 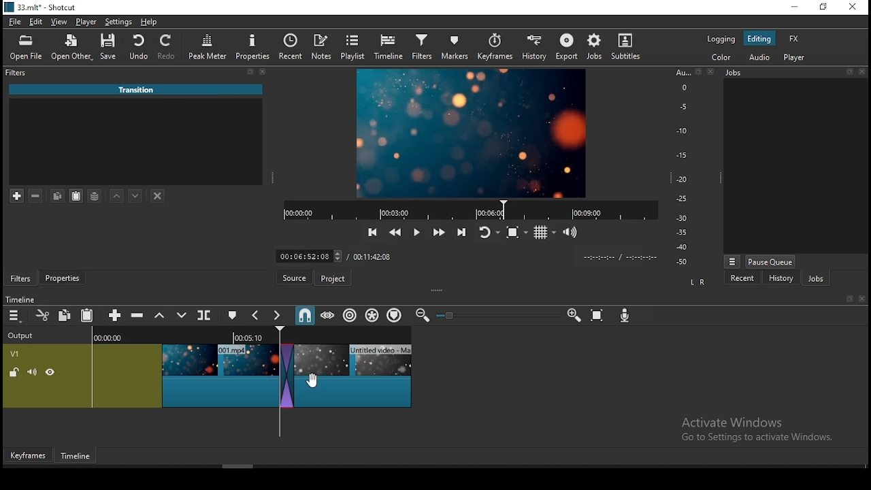 What do you see at coordinates (373, 233) in the screenshot?
I see `skip to previous point` at bounding box center [373, 233].